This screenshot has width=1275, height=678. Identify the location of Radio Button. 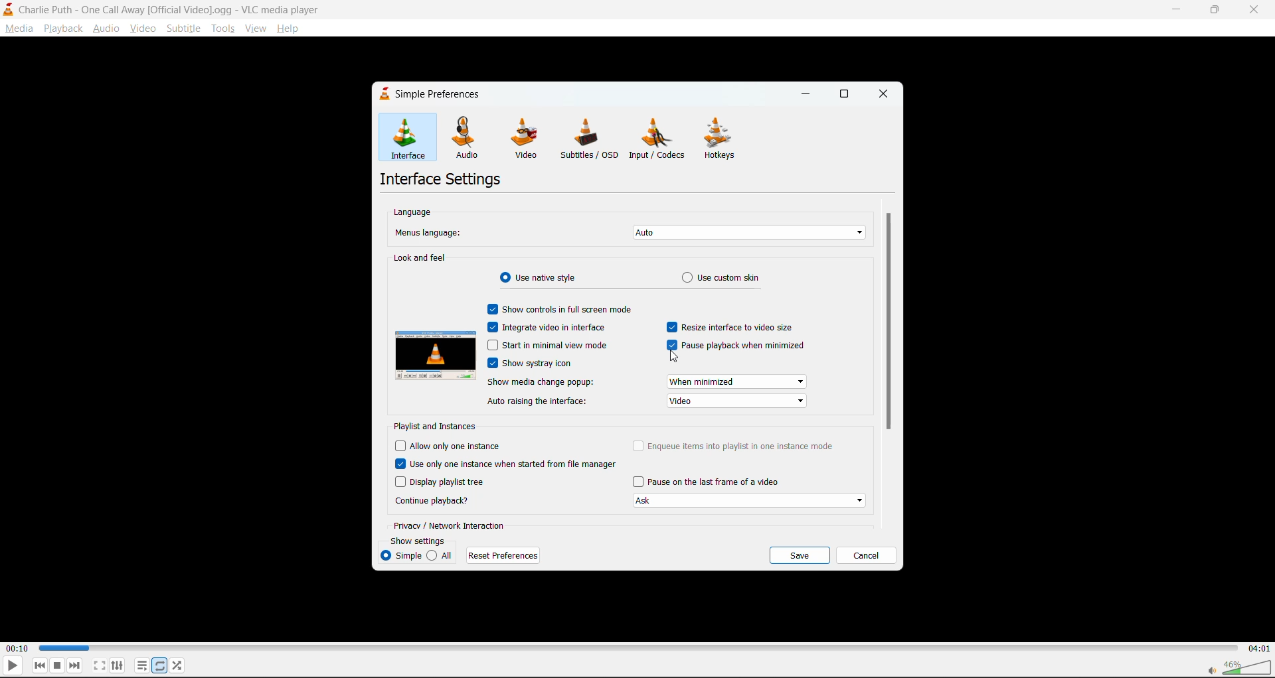
(686, 278).